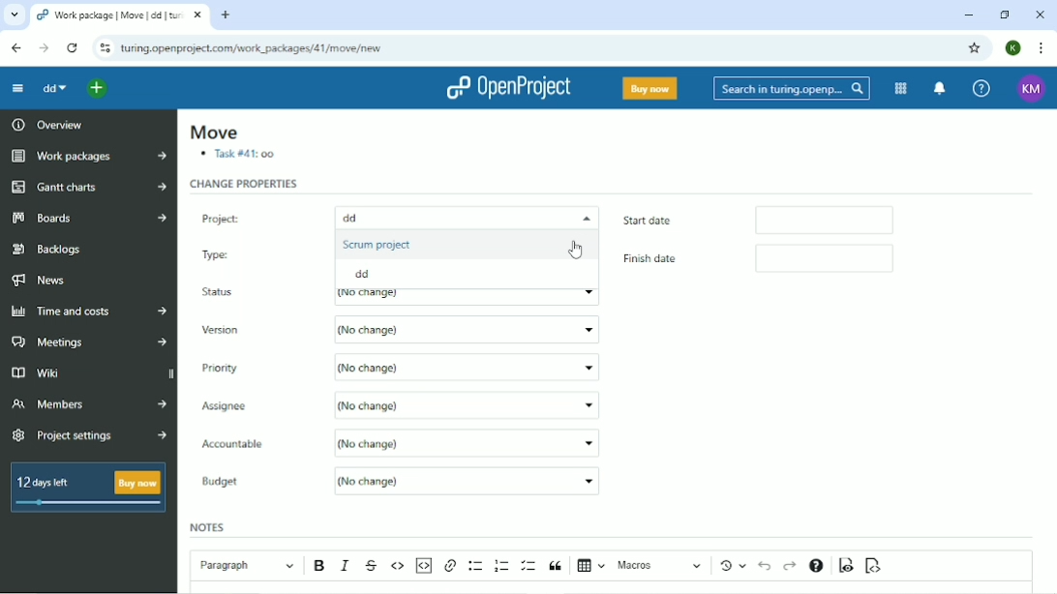 Image resolution: width=1057 pixels, height=594 pixels. I want to click on Members, so click(86, 407).